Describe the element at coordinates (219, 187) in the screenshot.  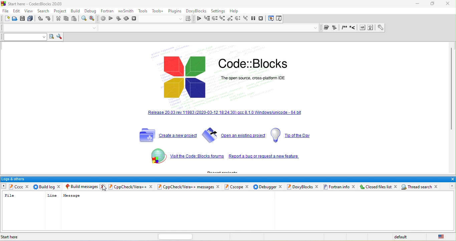
I see `close` at that location.